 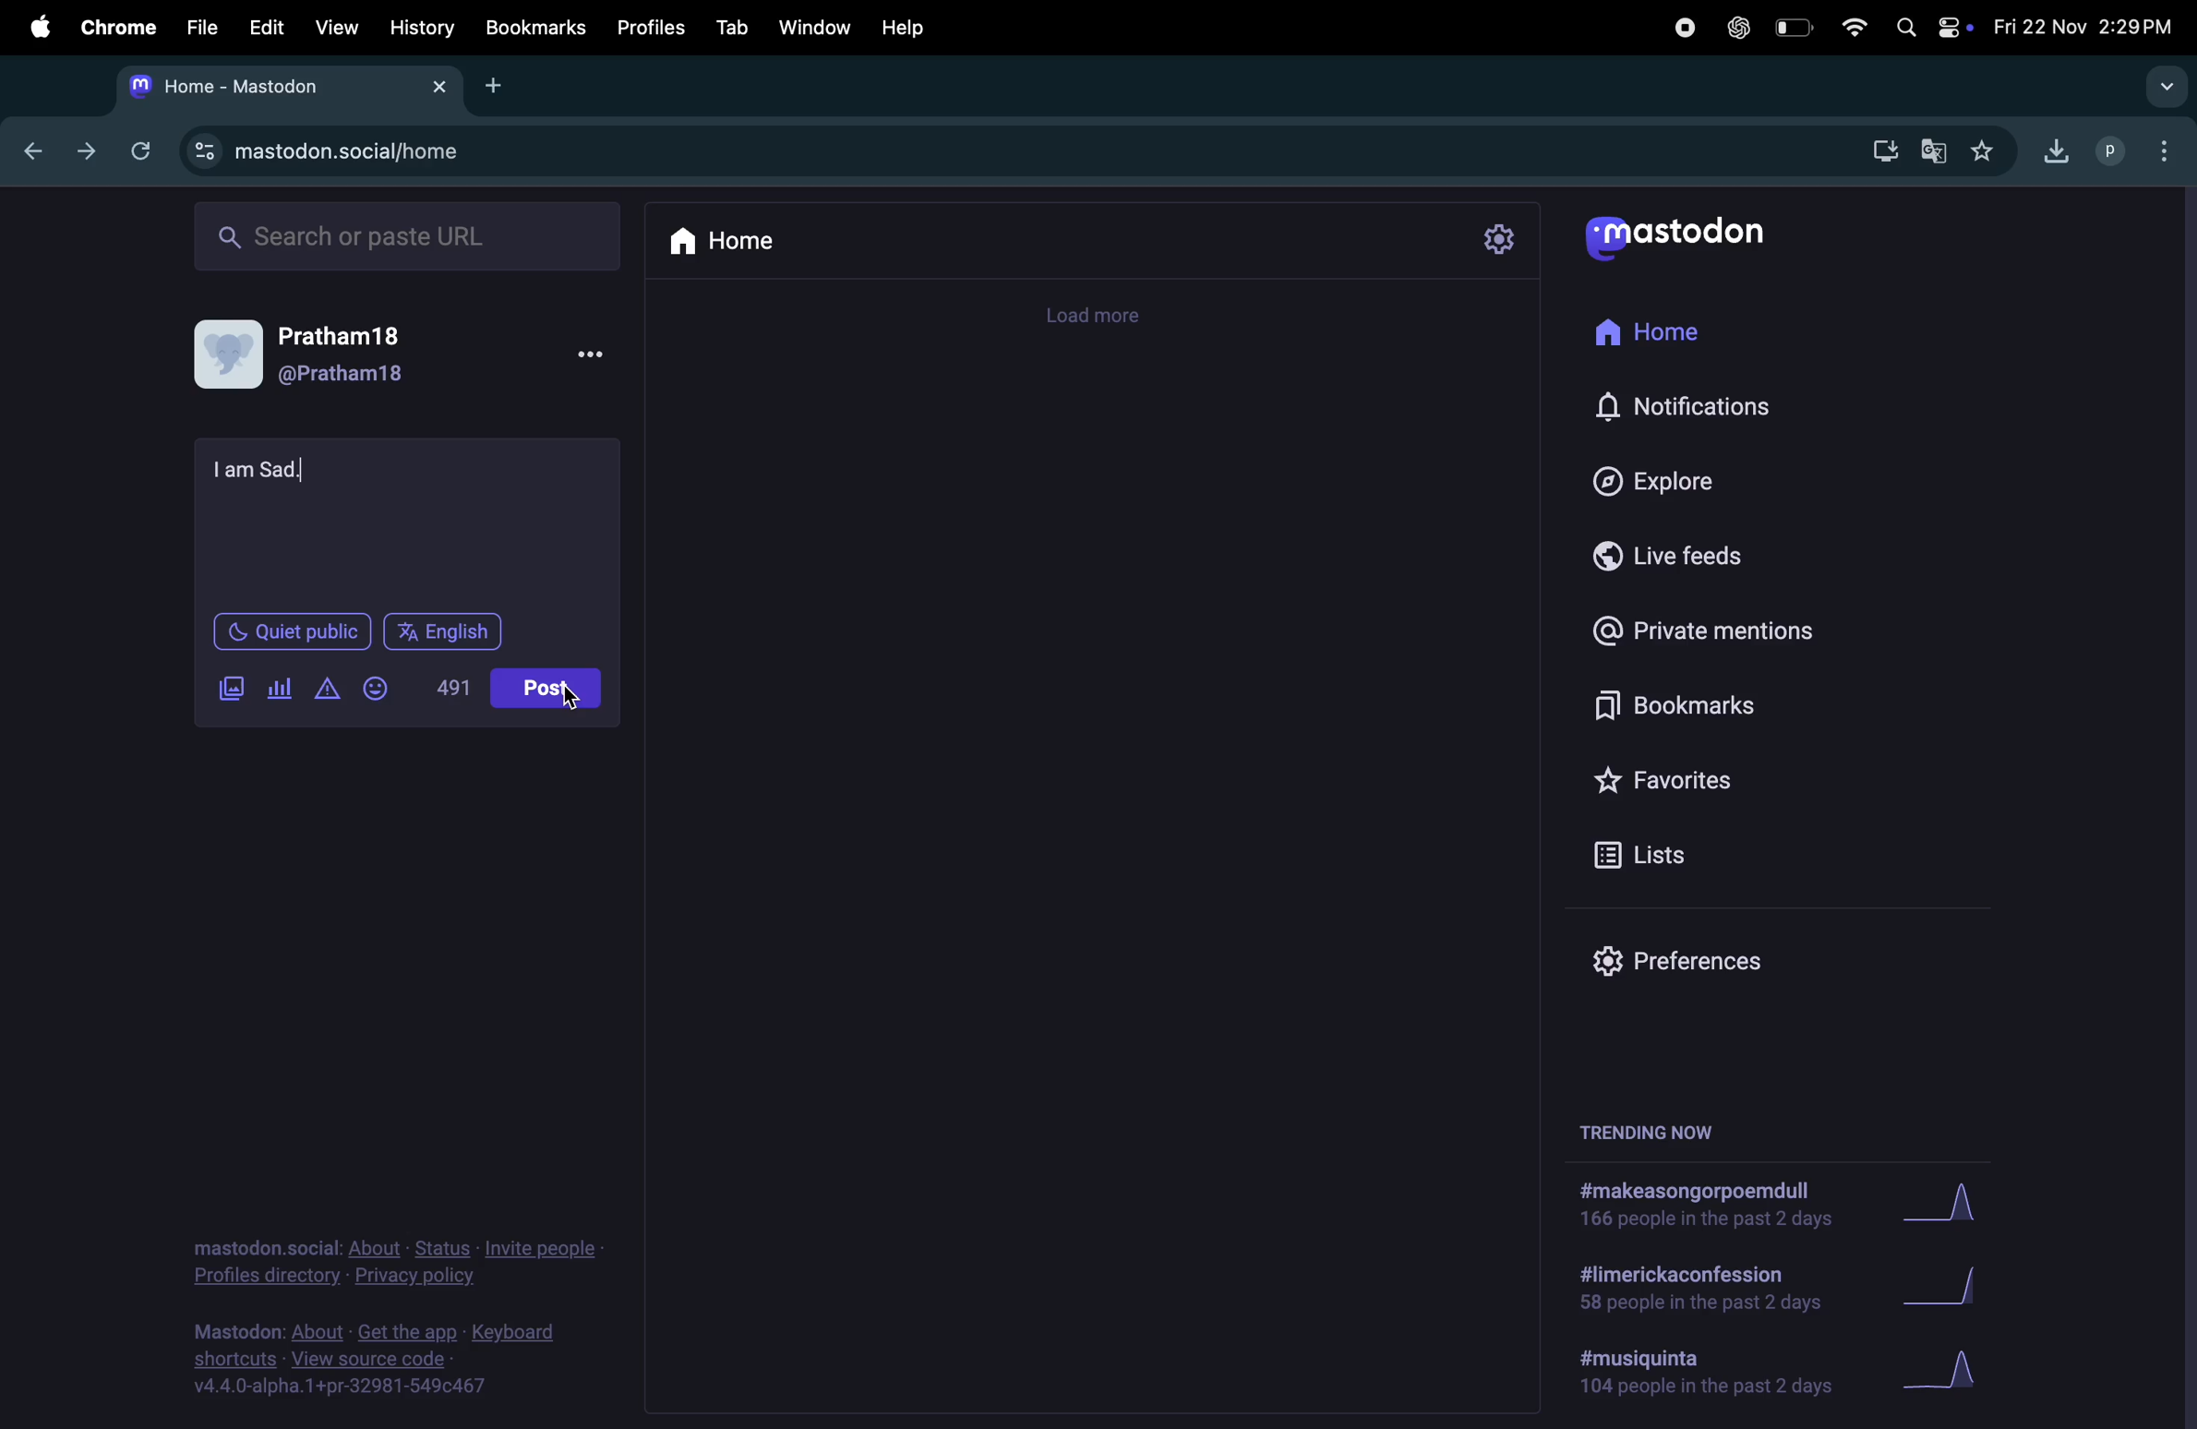 I want to click on bookmarks, so click(x=536, y=27).